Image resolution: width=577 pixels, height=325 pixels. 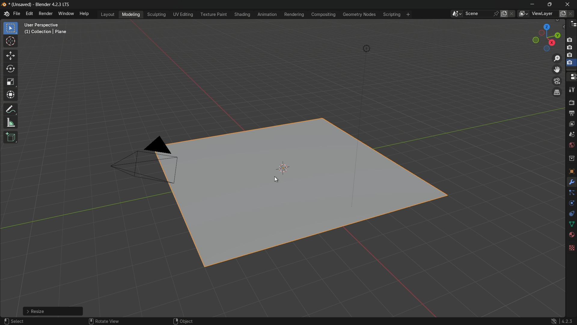 What do you see at coordinates (66, 14) in the screenshot?
I see `window menu` at bounding box center [66, 14].